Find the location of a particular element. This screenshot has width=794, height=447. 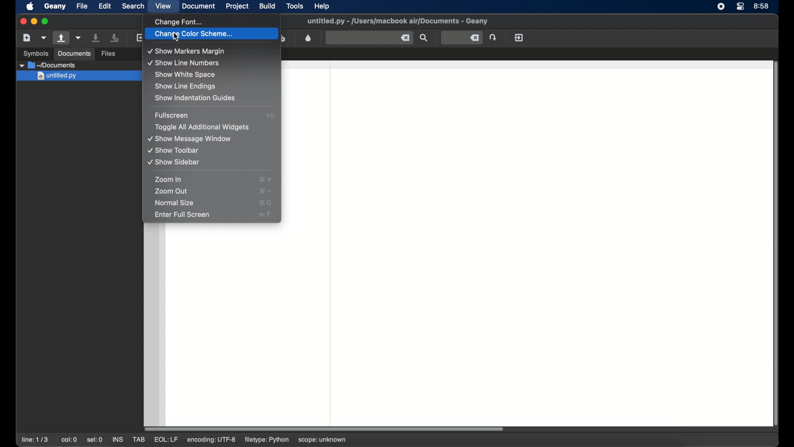

show sidebar is located at coordinates (174, 162).